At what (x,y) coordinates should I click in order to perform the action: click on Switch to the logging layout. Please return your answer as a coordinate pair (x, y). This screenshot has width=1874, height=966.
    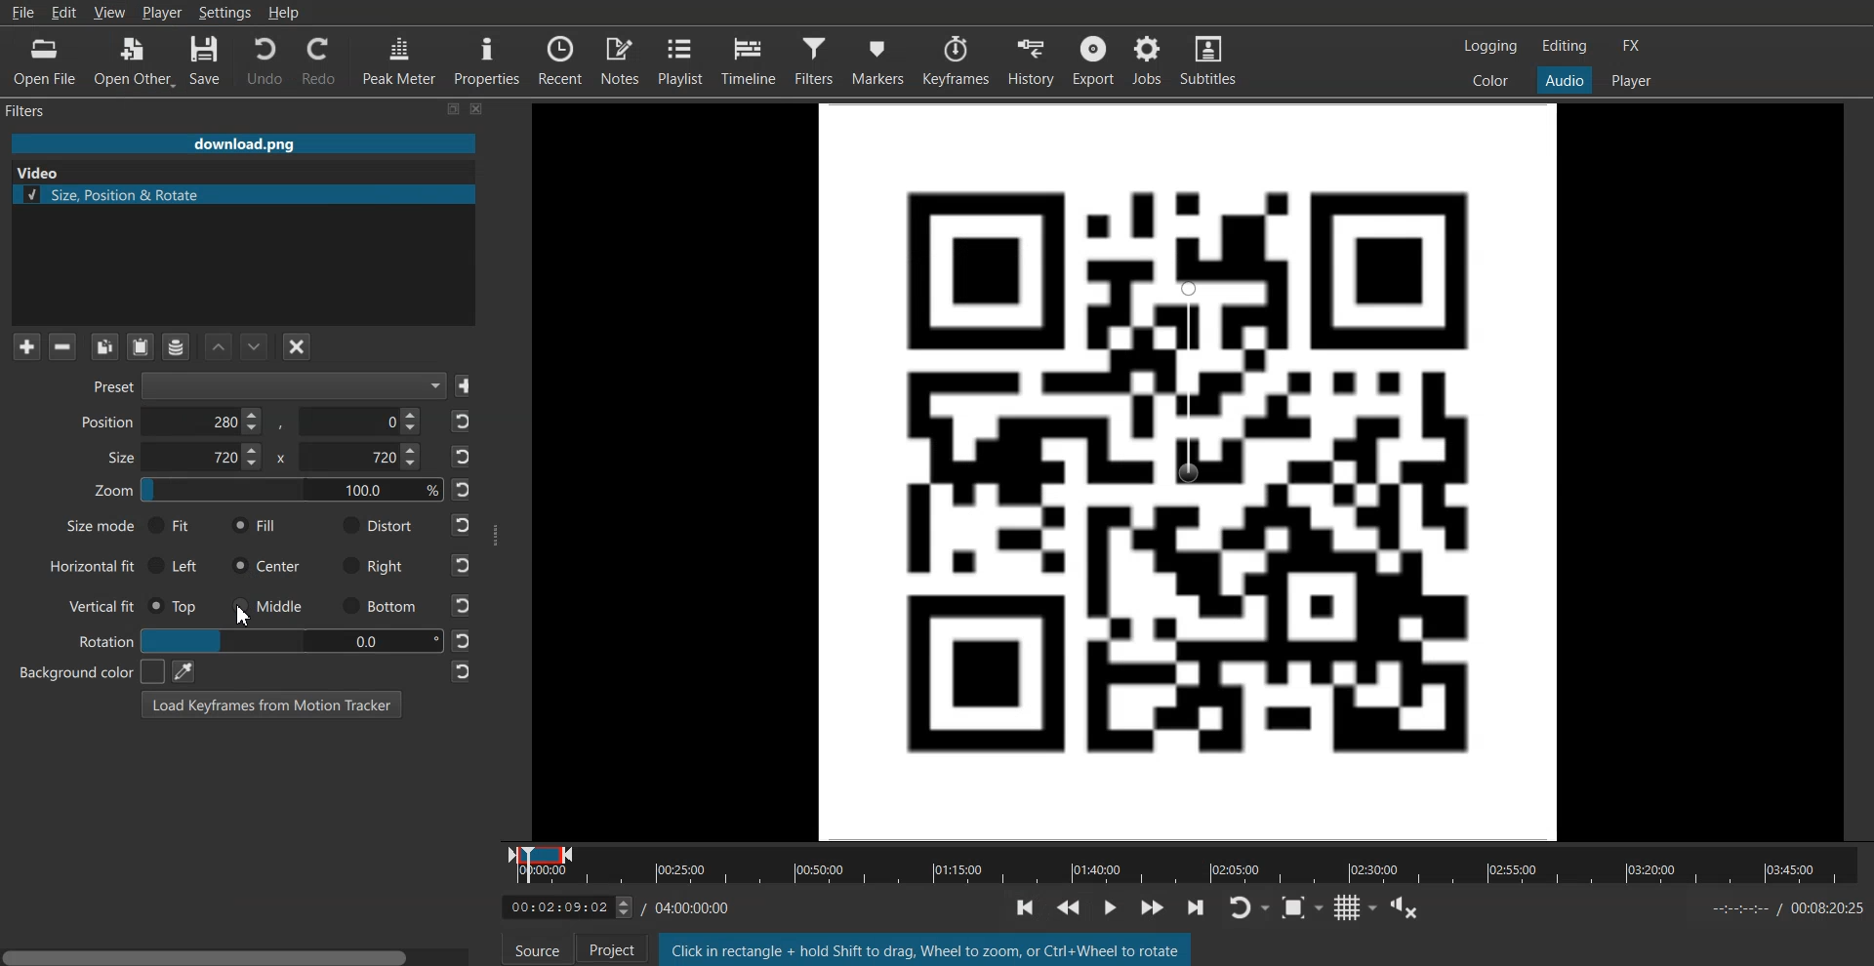
    Looking at the image, I should click on (1491, 47).